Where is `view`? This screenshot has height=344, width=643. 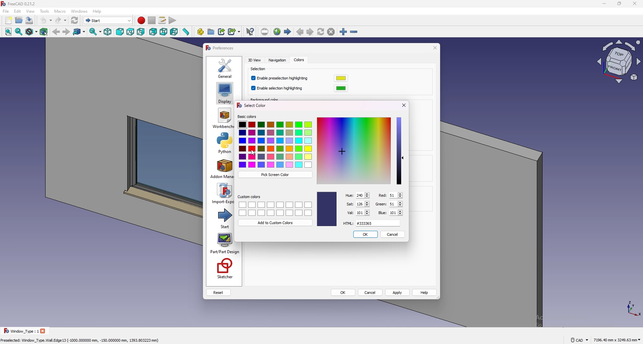 view is located at coordinates (619, 63).